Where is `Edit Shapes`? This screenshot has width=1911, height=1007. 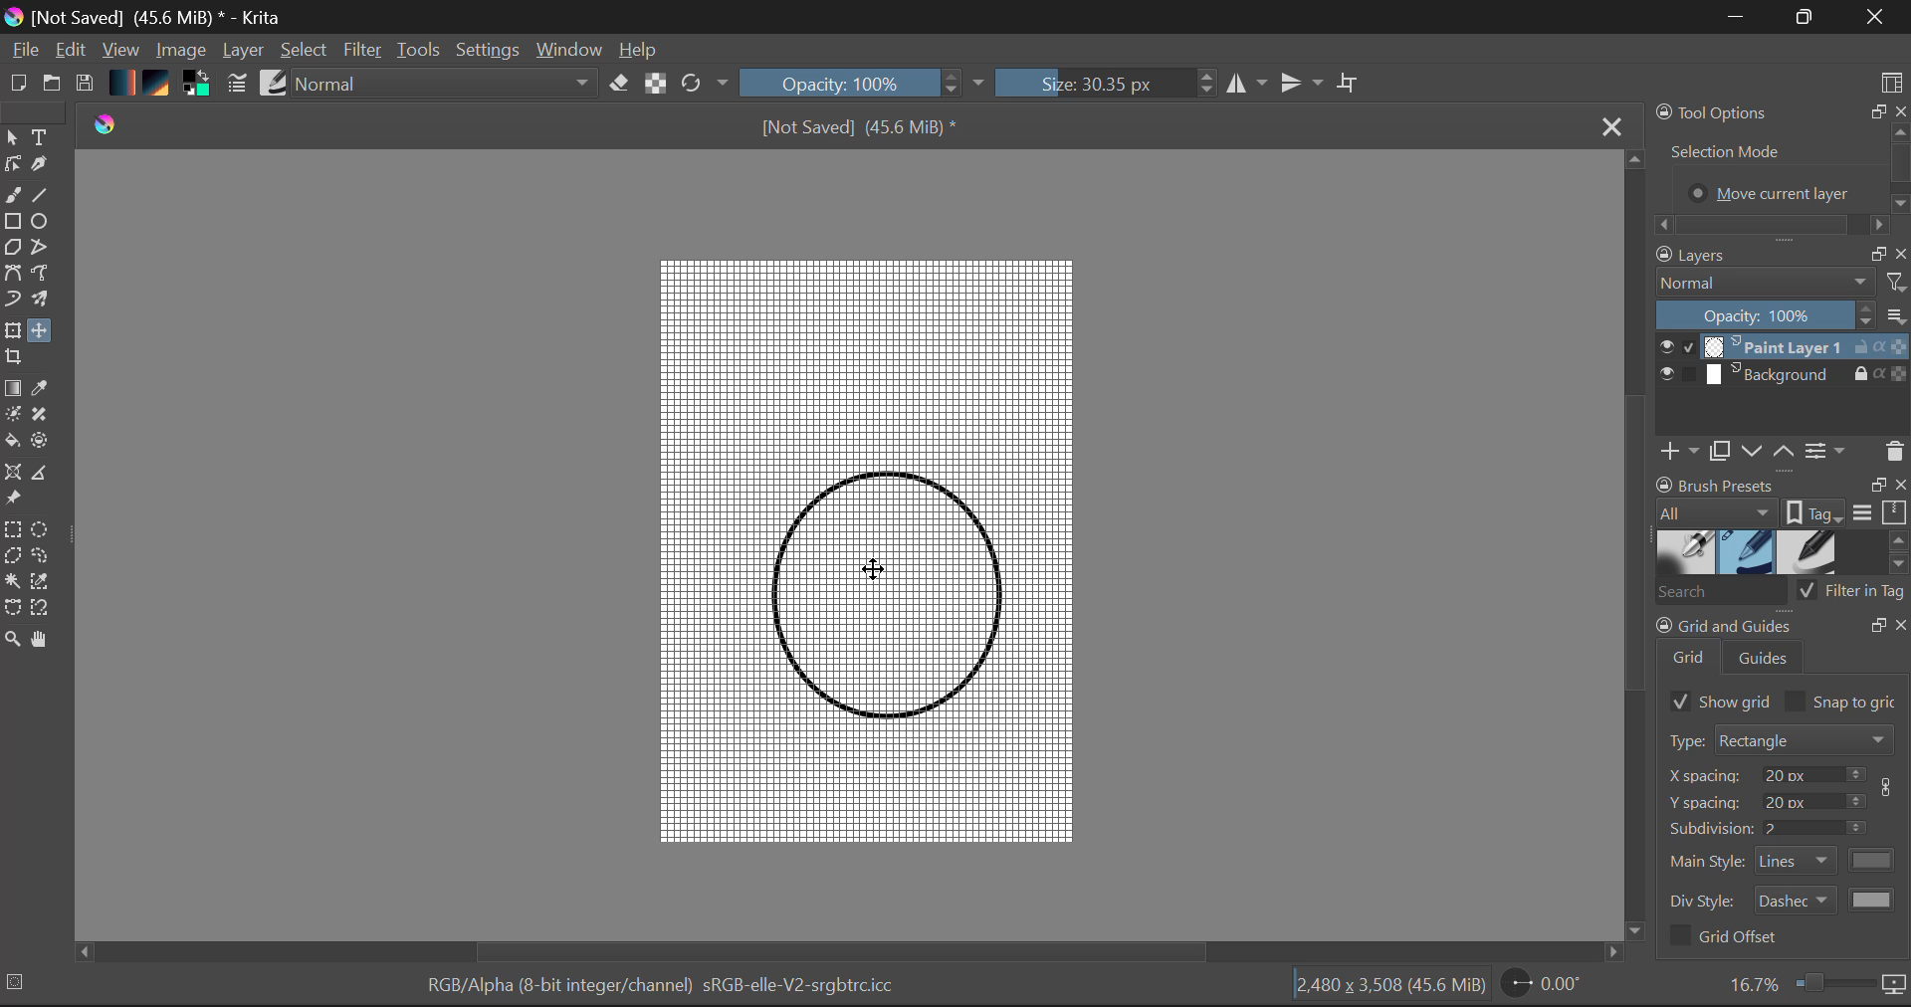 Edit Shapes is located at coordinates (16, 165).